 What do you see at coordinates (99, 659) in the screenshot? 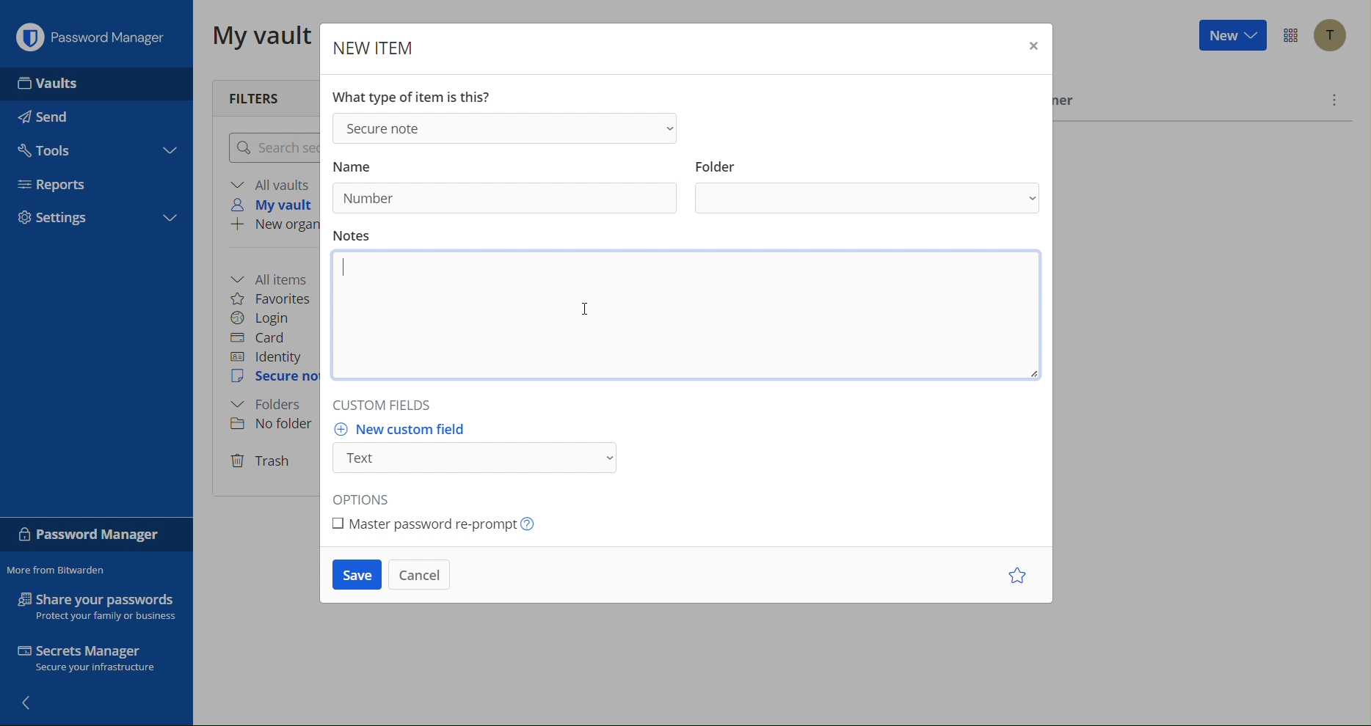
I see `Secrets Manager` at bounding box center [99, 659].